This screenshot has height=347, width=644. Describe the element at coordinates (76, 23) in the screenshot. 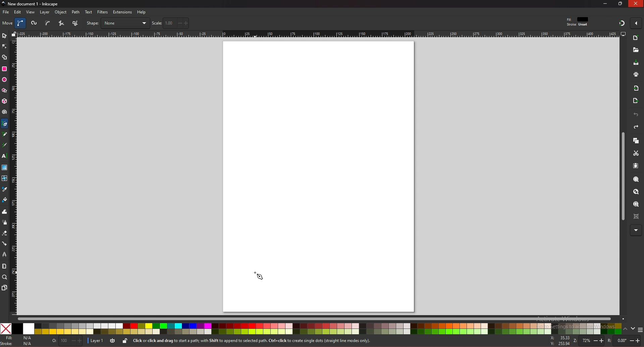

I see `sequence of paraxial line segments` at that location.